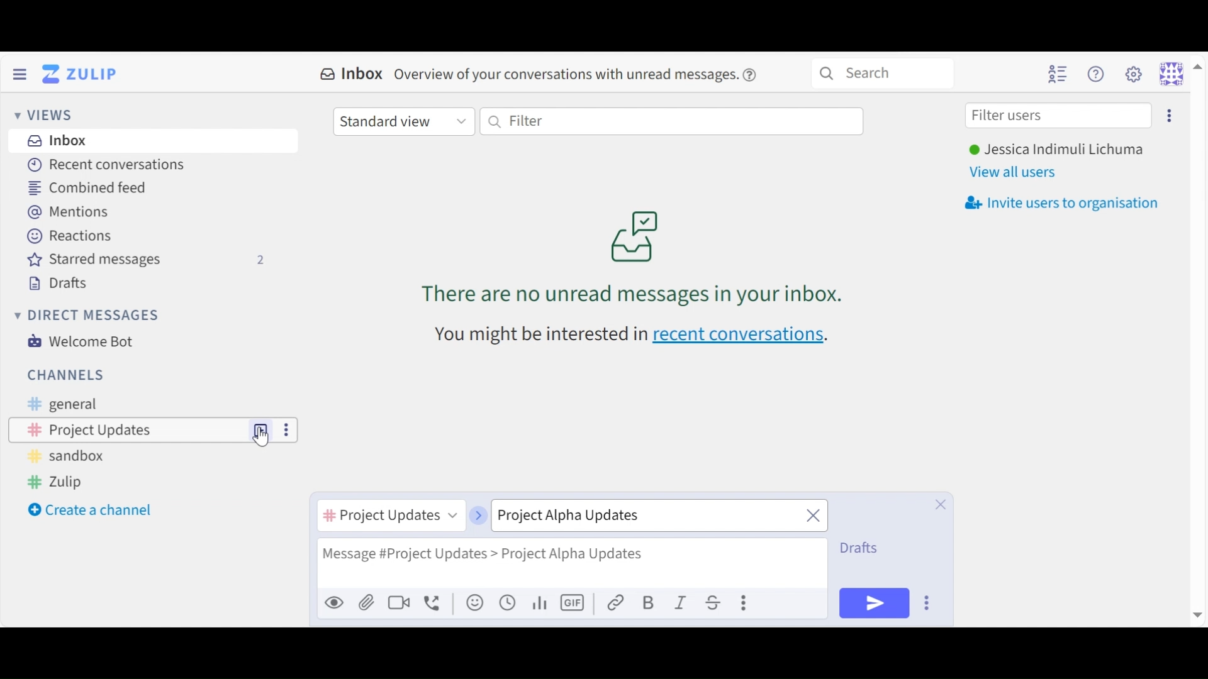 The width and height of the screenshot is (1208, 679). I want to click on Inbox, so click(59, 141).